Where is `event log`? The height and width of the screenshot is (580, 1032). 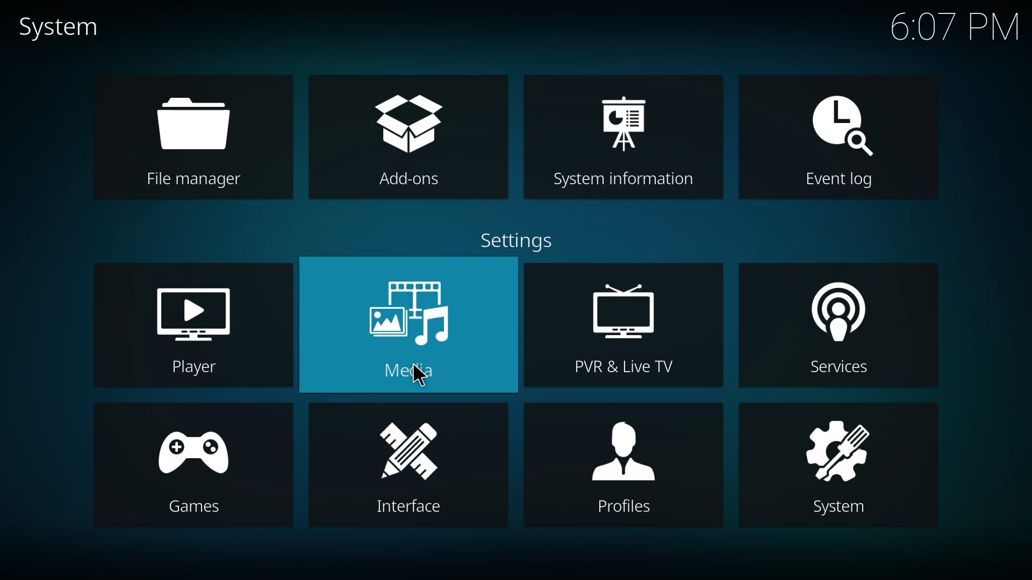 event log is located at coordinates (840, 122).